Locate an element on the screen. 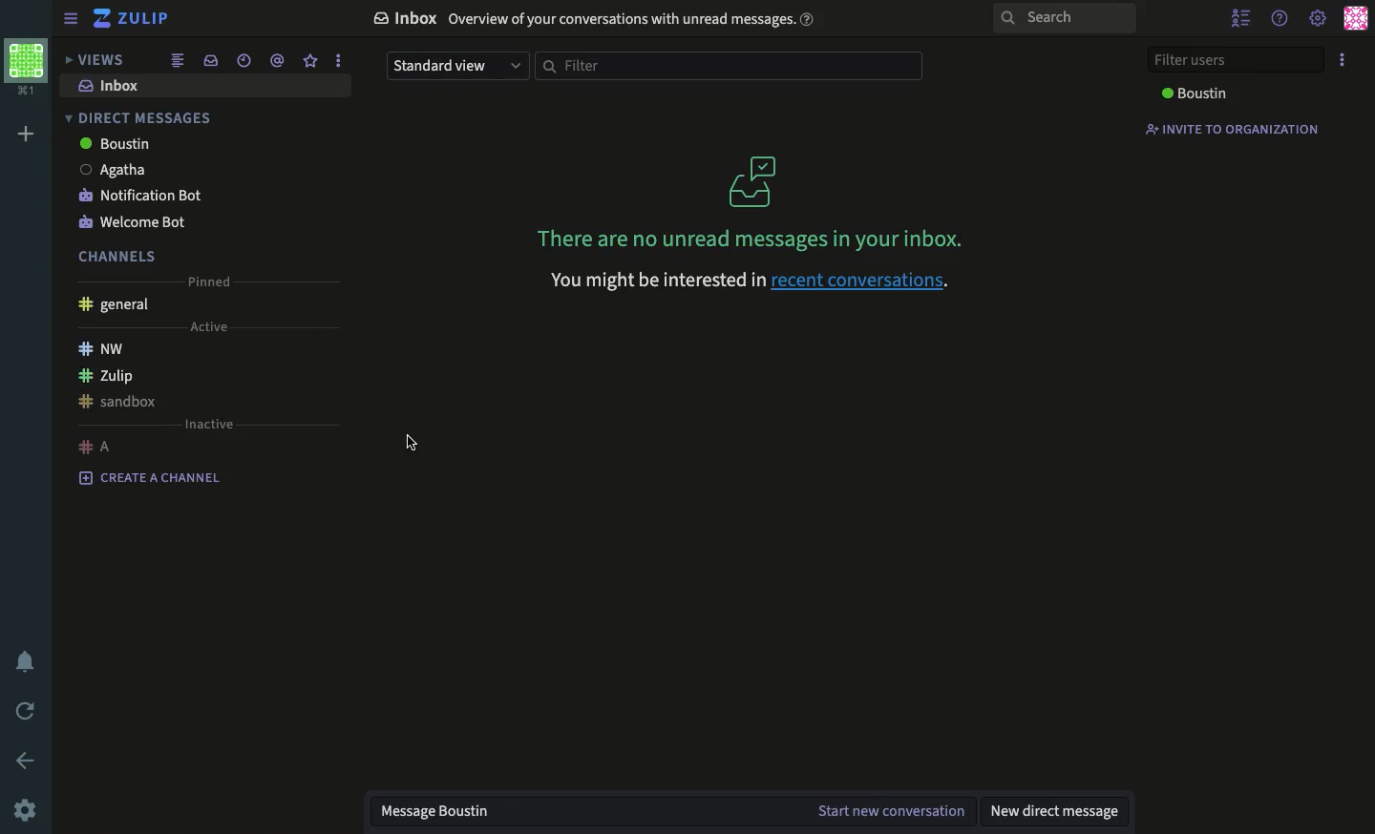 Image resolution: width=1375 pixels, height=834 pixels. options is located at coordinates (341, 60).